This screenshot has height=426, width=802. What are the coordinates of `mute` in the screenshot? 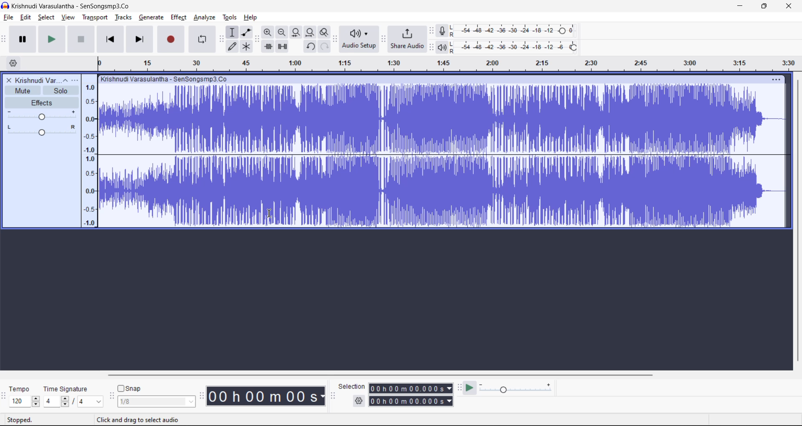 It's located at (23, 90).